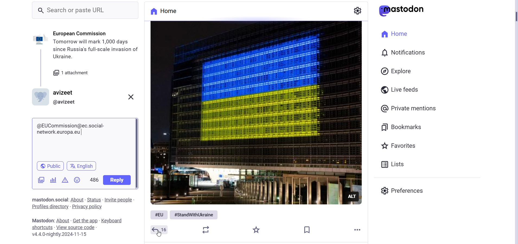 The image size is (518, 244). What do you see at coordinates (130, 97) in the screenshot?
I see `Close` at bounding box center [130, 97].